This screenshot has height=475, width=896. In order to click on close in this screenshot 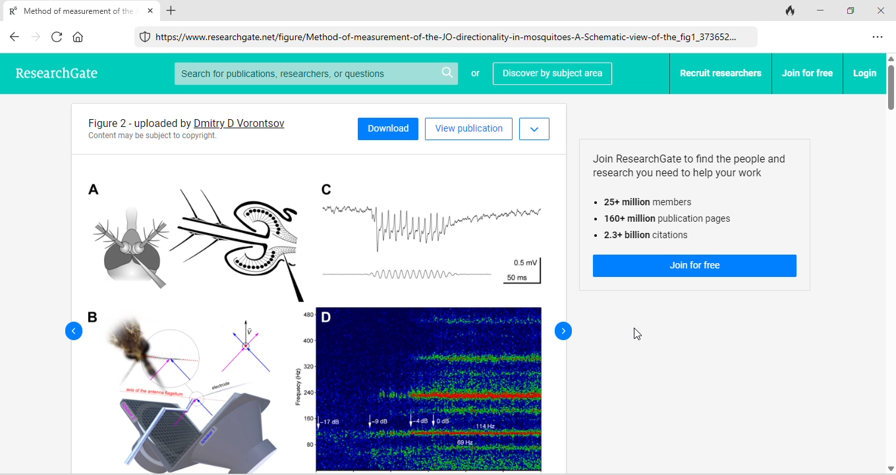, I will do `click(883, 11)`.